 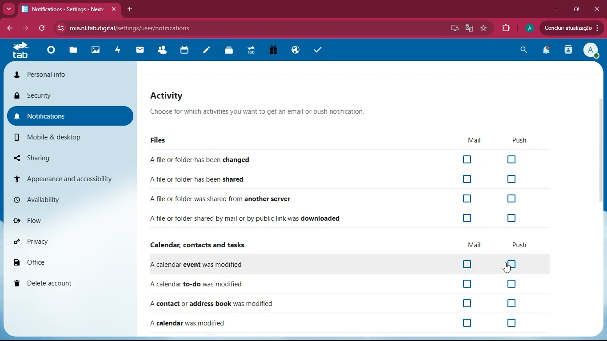 What do you see at coordinates (157, 141) in the screenshot?
I see `Files` at bounding box center [157, 141].